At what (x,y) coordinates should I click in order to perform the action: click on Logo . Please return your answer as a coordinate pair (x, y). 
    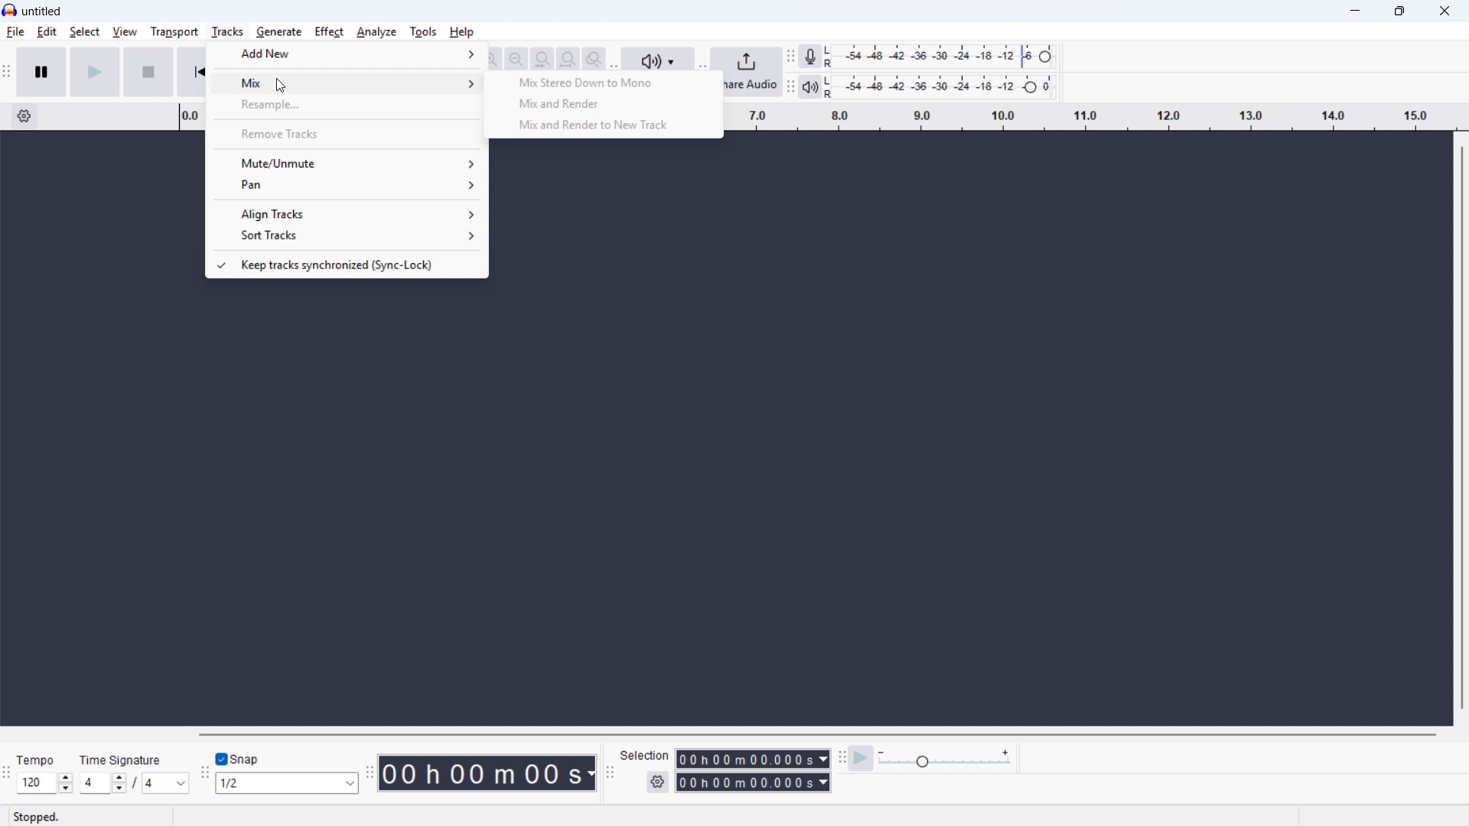
    Looking at the image, I should click on (10, 11).